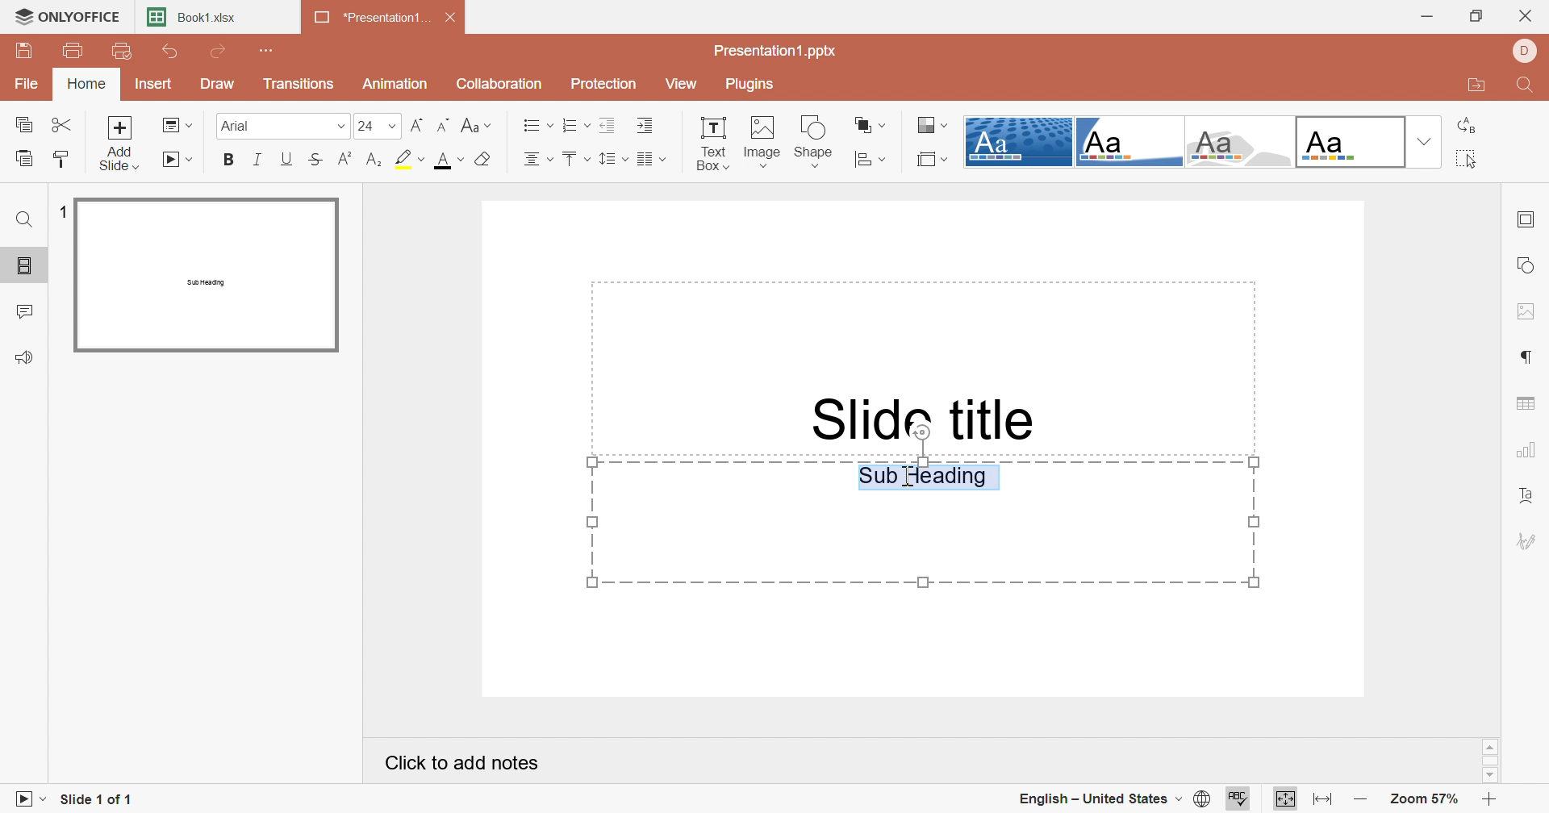  I want to click on Dotted, so click(1019, 141).